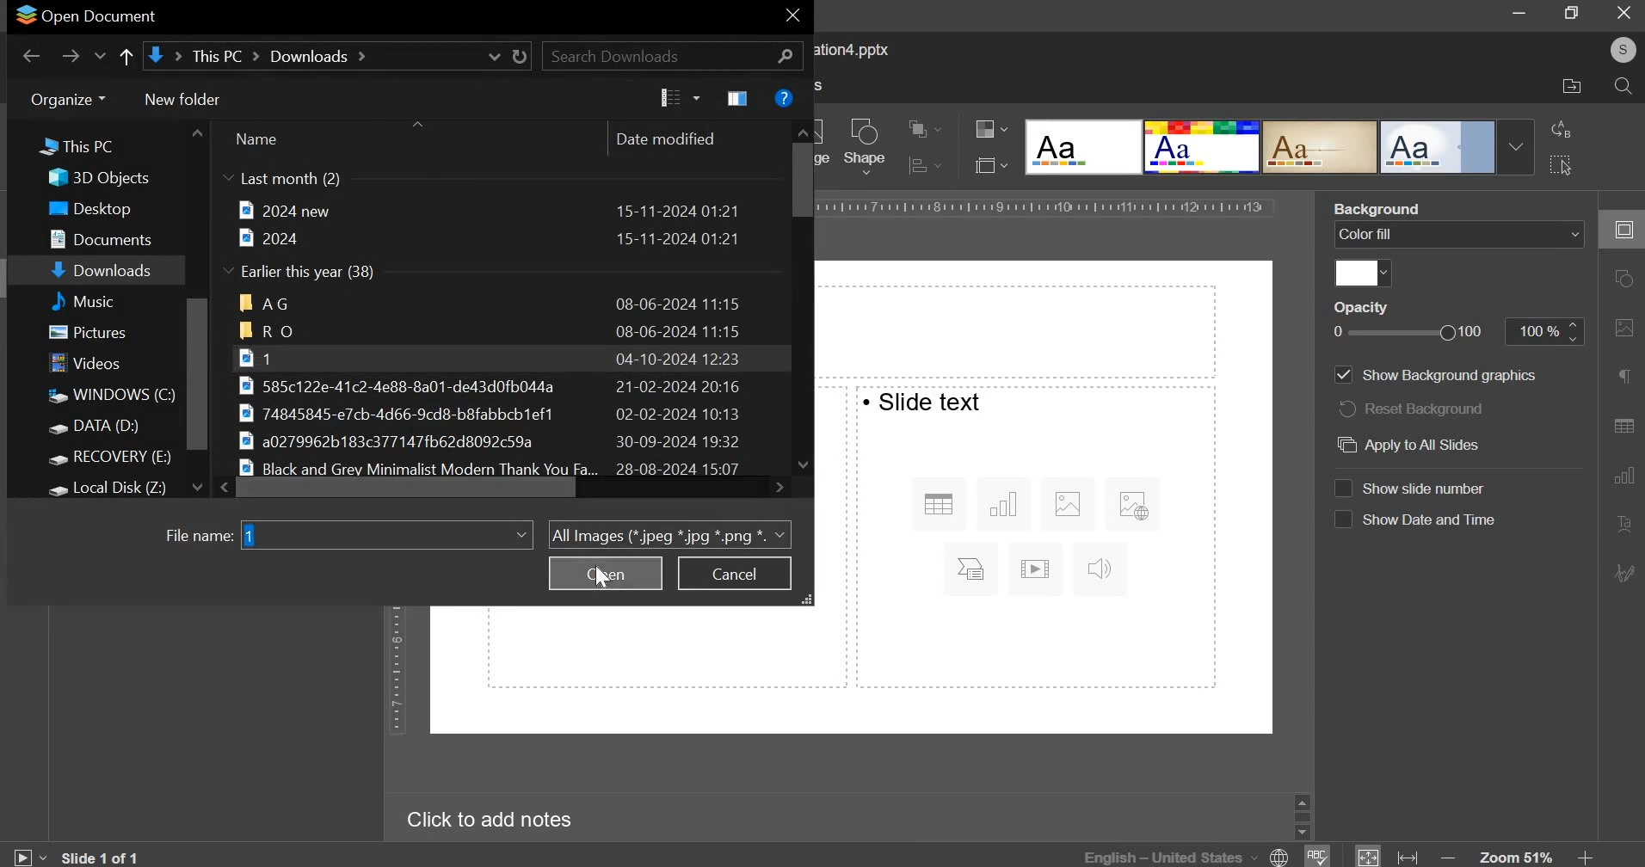 Image resolution: width=1645 pixels, height=867 pixels. What do you see at coordinates (1341, 487) in the screenshot?
I see `check box` at bounding box center [1341, 487].